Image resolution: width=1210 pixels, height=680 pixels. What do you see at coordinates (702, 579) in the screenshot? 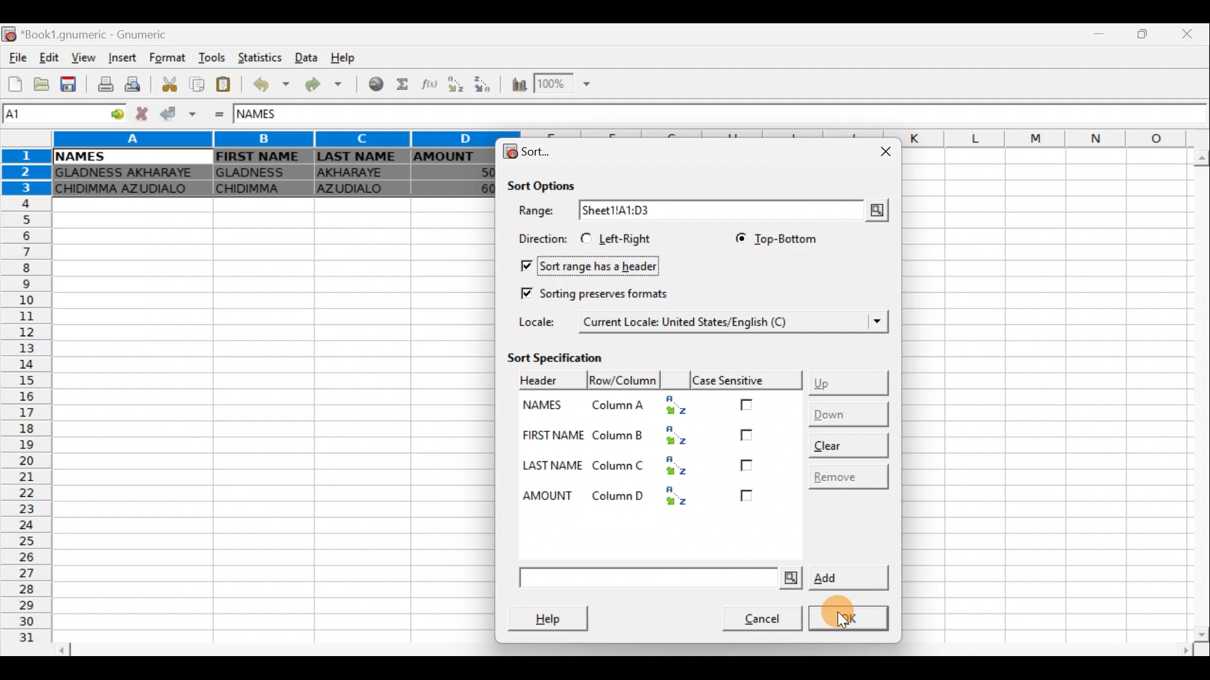
I see `Add` at bounding box center [702, 579].